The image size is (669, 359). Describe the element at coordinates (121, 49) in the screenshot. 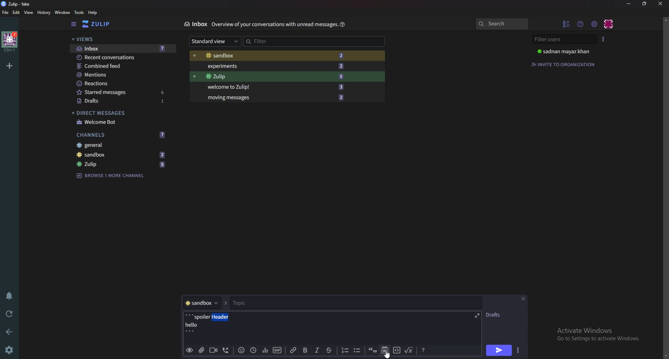

I see `Inbox 7` at that location.